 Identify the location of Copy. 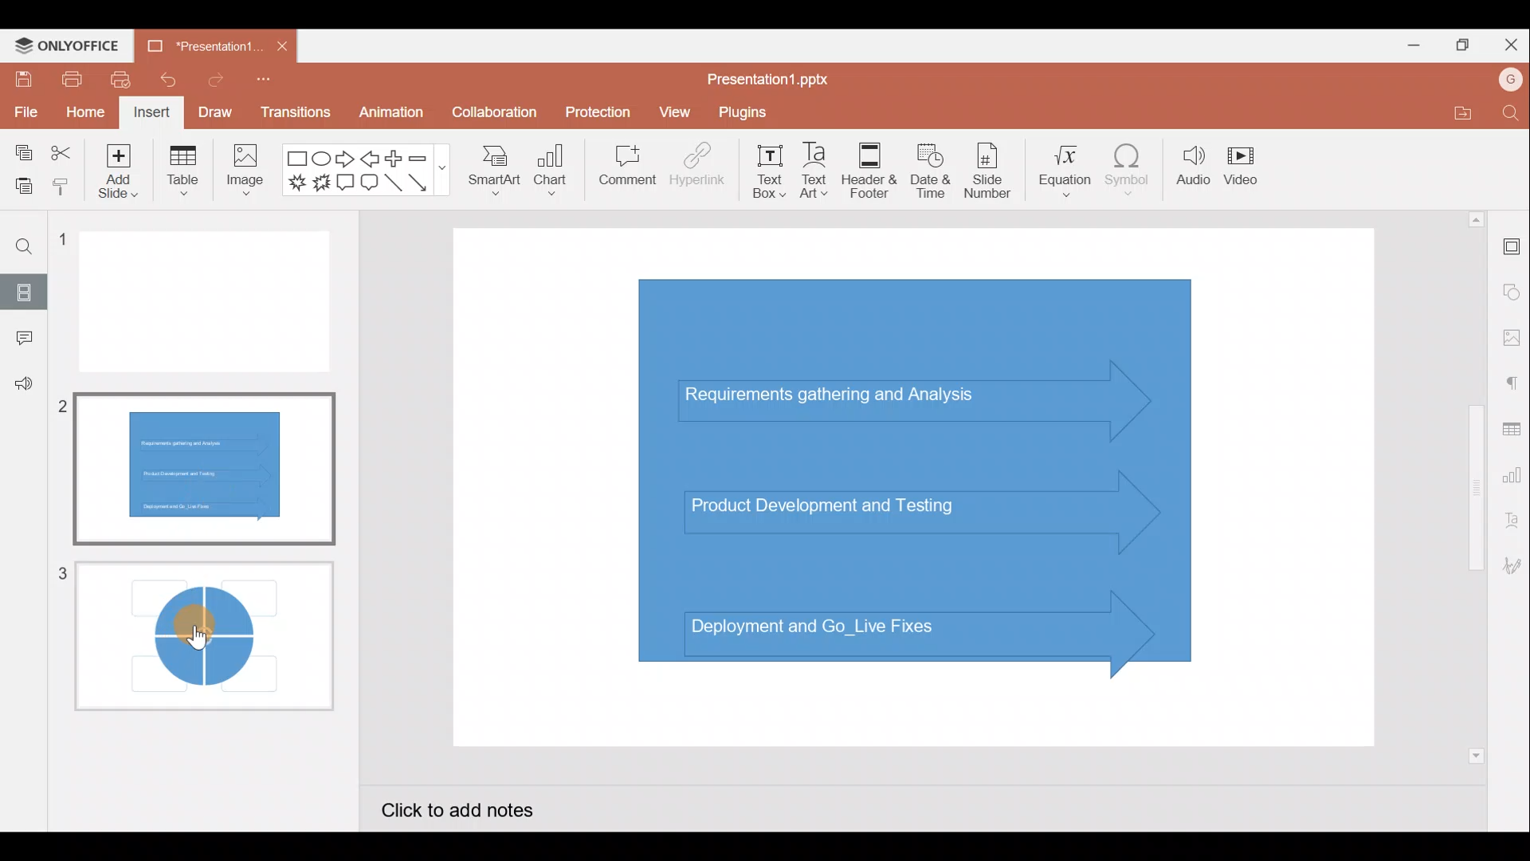
(23, 148).